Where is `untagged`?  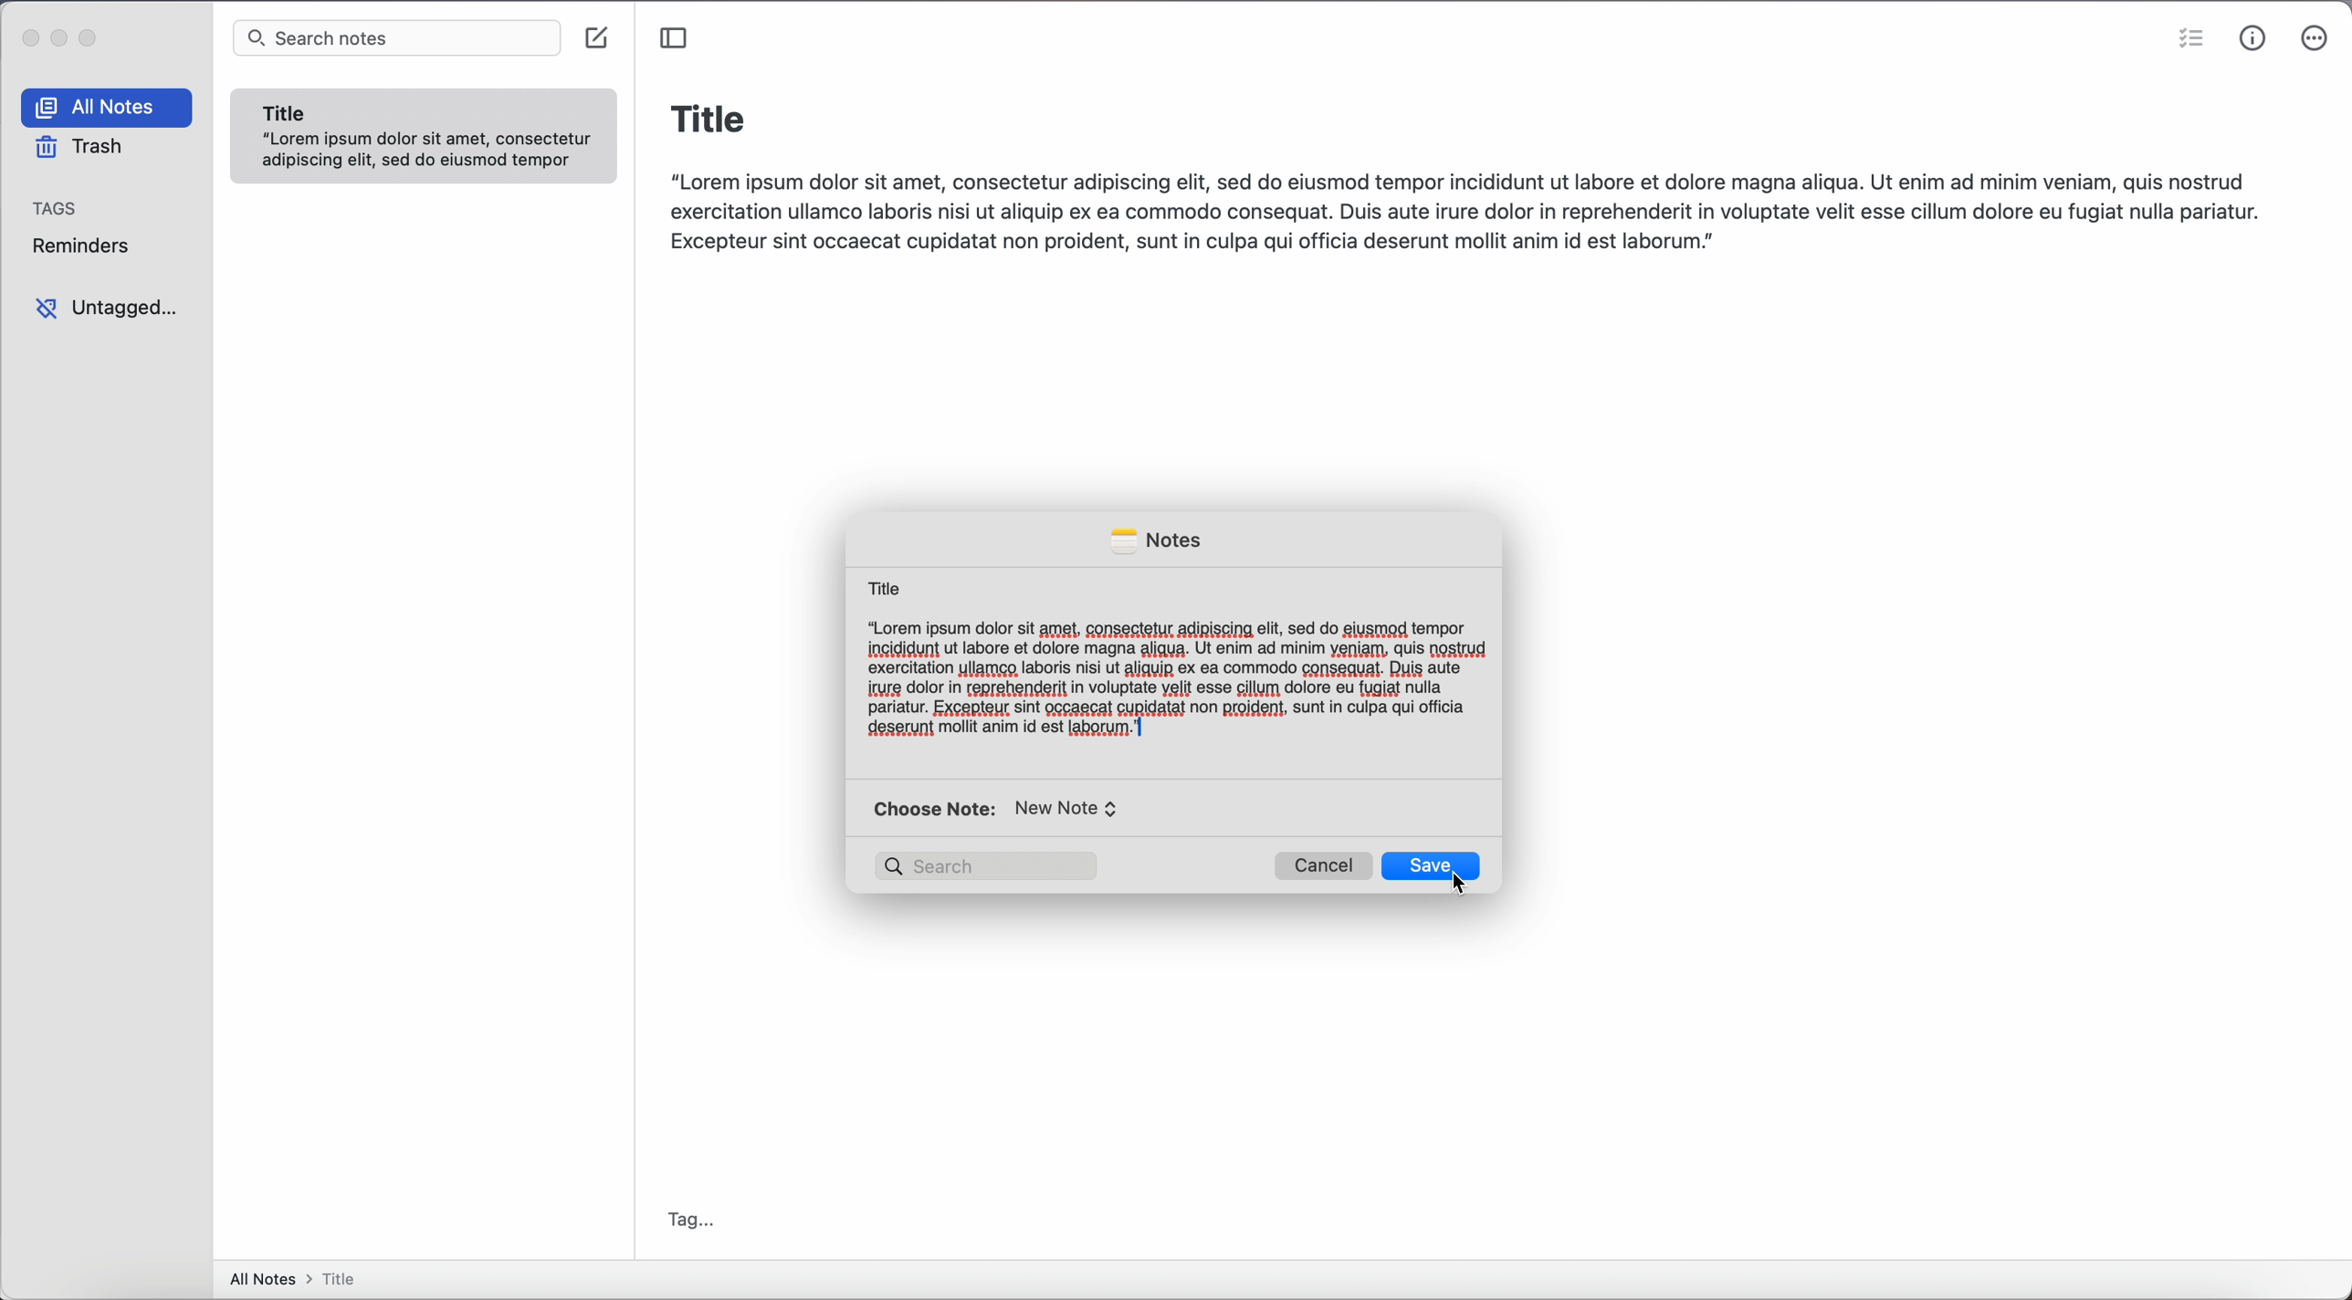 untagged is located at coordinates (107, 309).